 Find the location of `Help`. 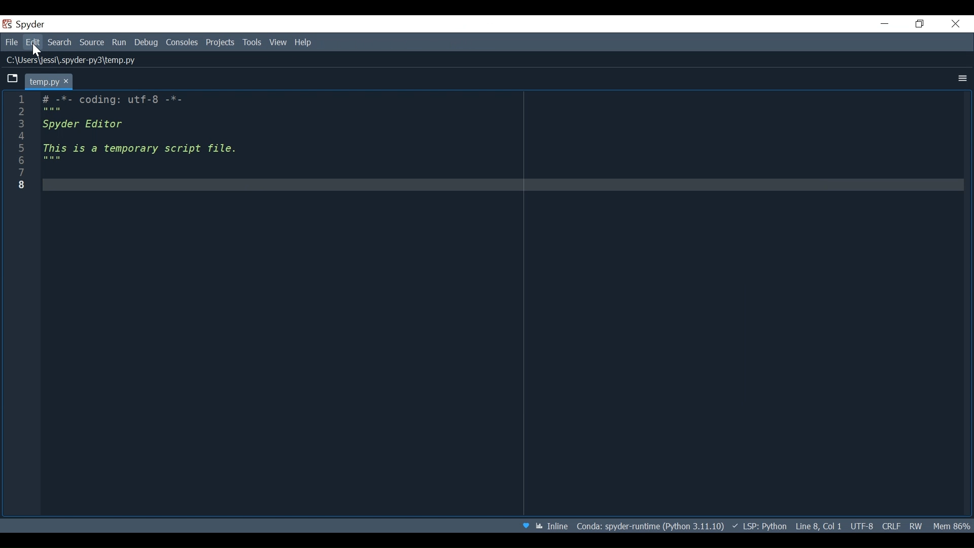

Help is located at coordinates (303, 44).